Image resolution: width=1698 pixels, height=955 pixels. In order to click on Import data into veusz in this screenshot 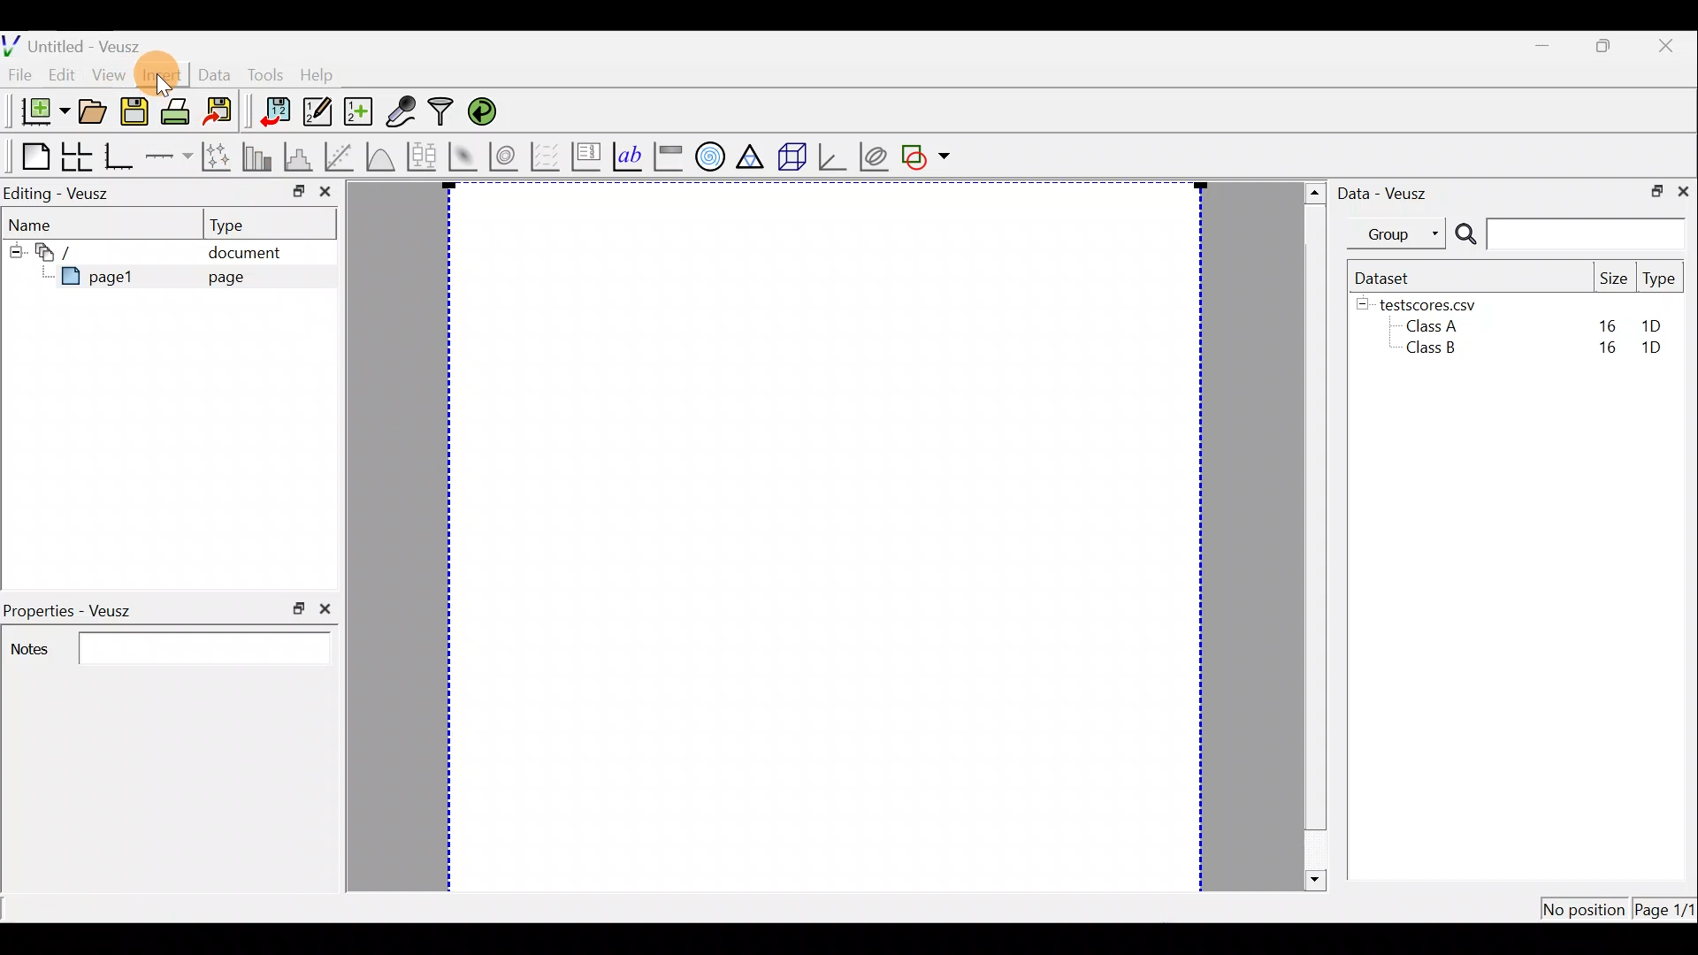, I will do `click(274, 112)`.